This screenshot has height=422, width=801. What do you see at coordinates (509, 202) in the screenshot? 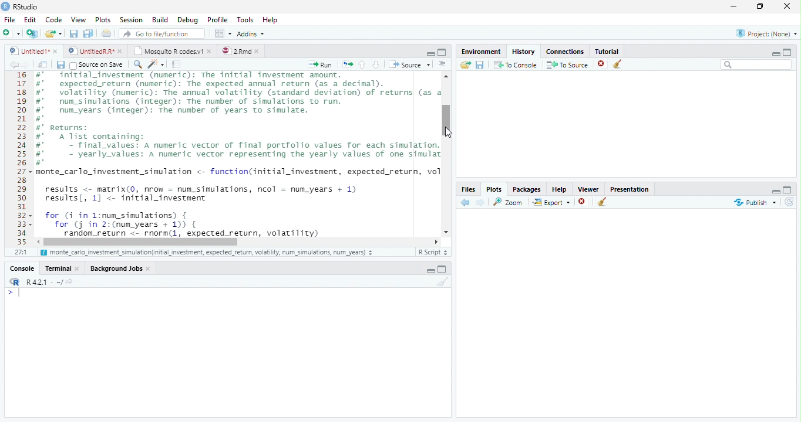
I see `Zoom` at bounding box center [509, 202].